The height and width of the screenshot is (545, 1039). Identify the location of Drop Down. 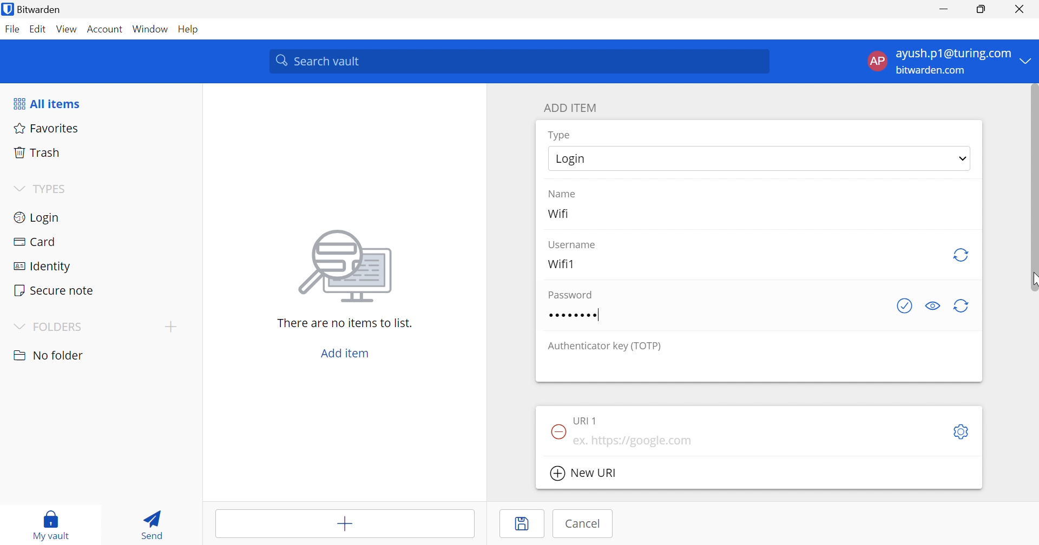
(17, 328).